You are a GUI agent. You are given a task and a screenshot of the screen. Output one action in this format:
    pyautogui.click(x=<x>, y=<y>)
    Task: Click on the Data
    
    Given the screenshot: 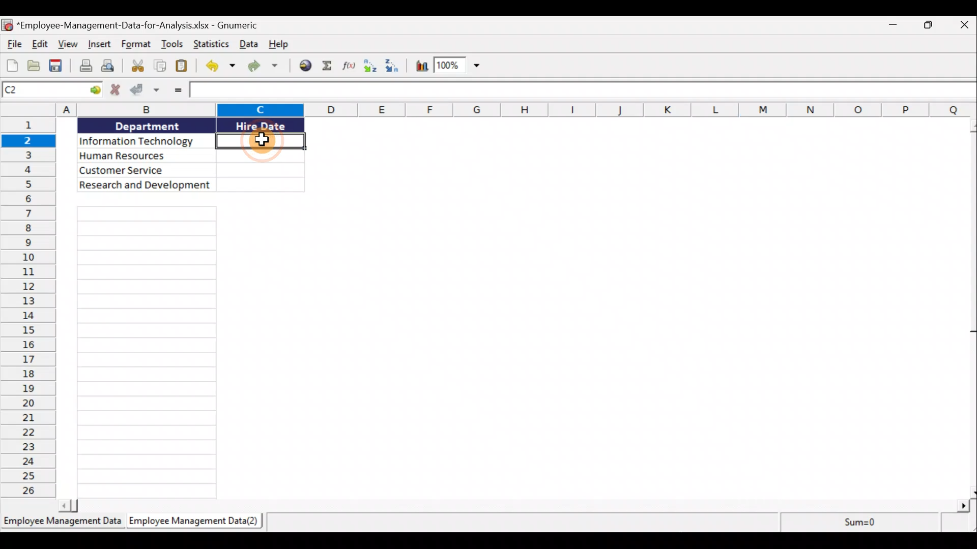 What is the action you would take?
    pyautogui.click(x=187, y=154)
    